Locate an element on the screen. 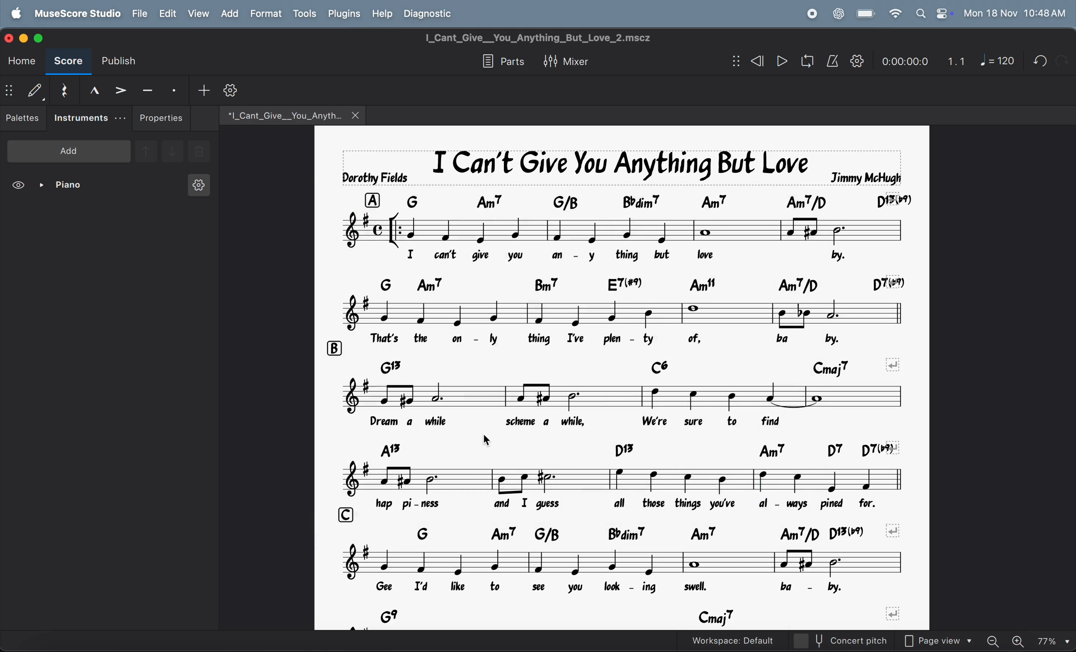 The image size is (1076, 652). show/hide is located at coordinates (734, 62).